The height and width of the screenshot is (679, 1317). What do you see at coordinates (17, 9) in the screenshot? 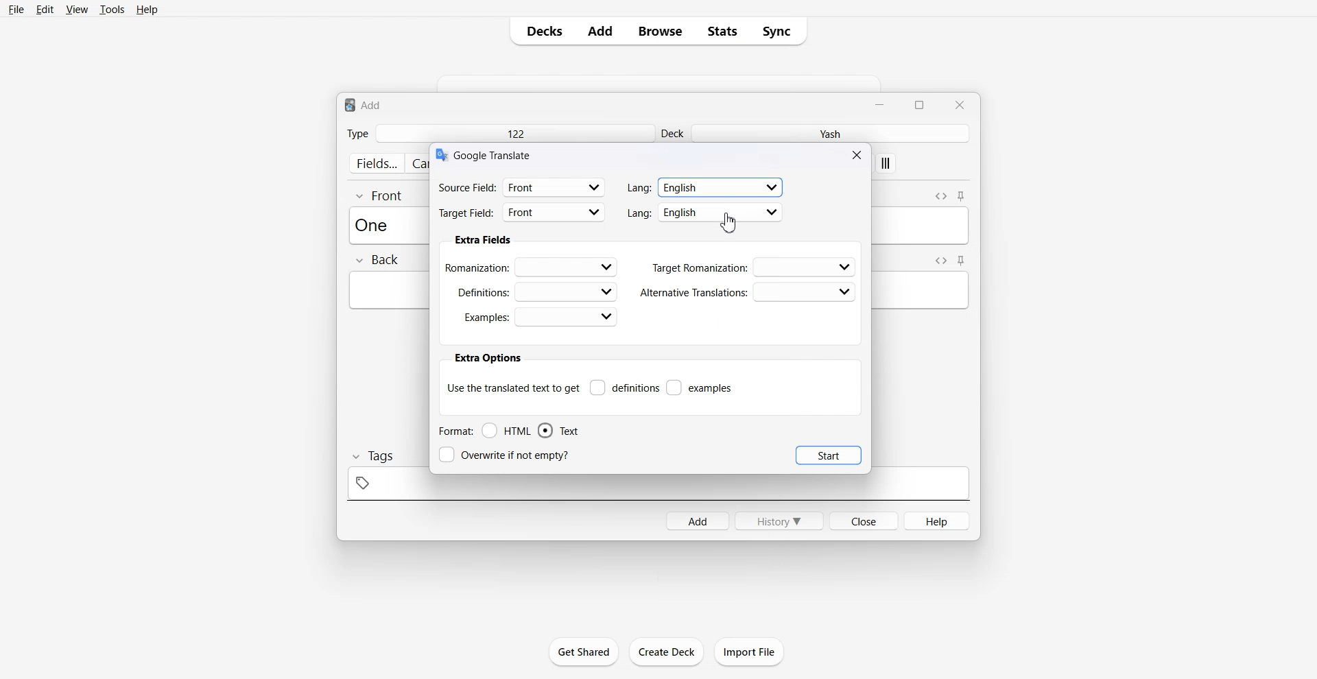
I see `File` at bounding box center [17, 9].